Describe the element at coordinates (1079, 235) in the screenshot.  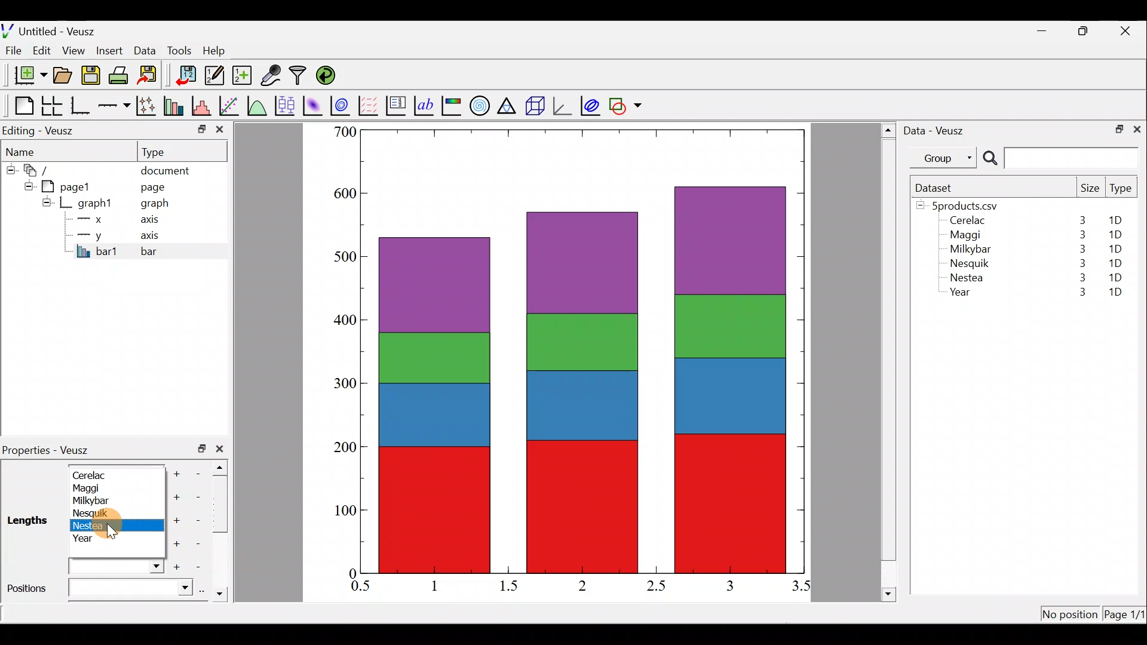
I see `3` at that location.